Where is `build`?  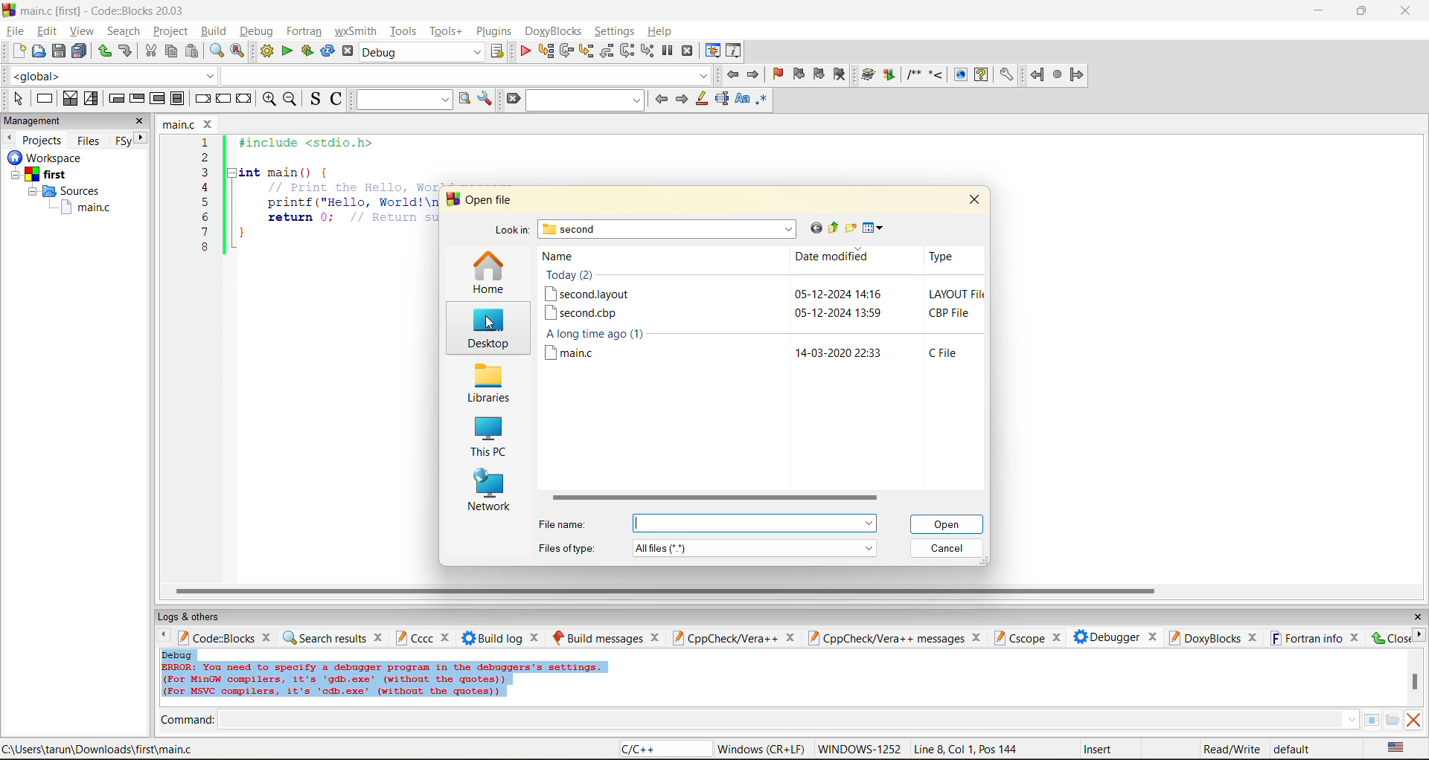 build is located at coordinates (266, 51).